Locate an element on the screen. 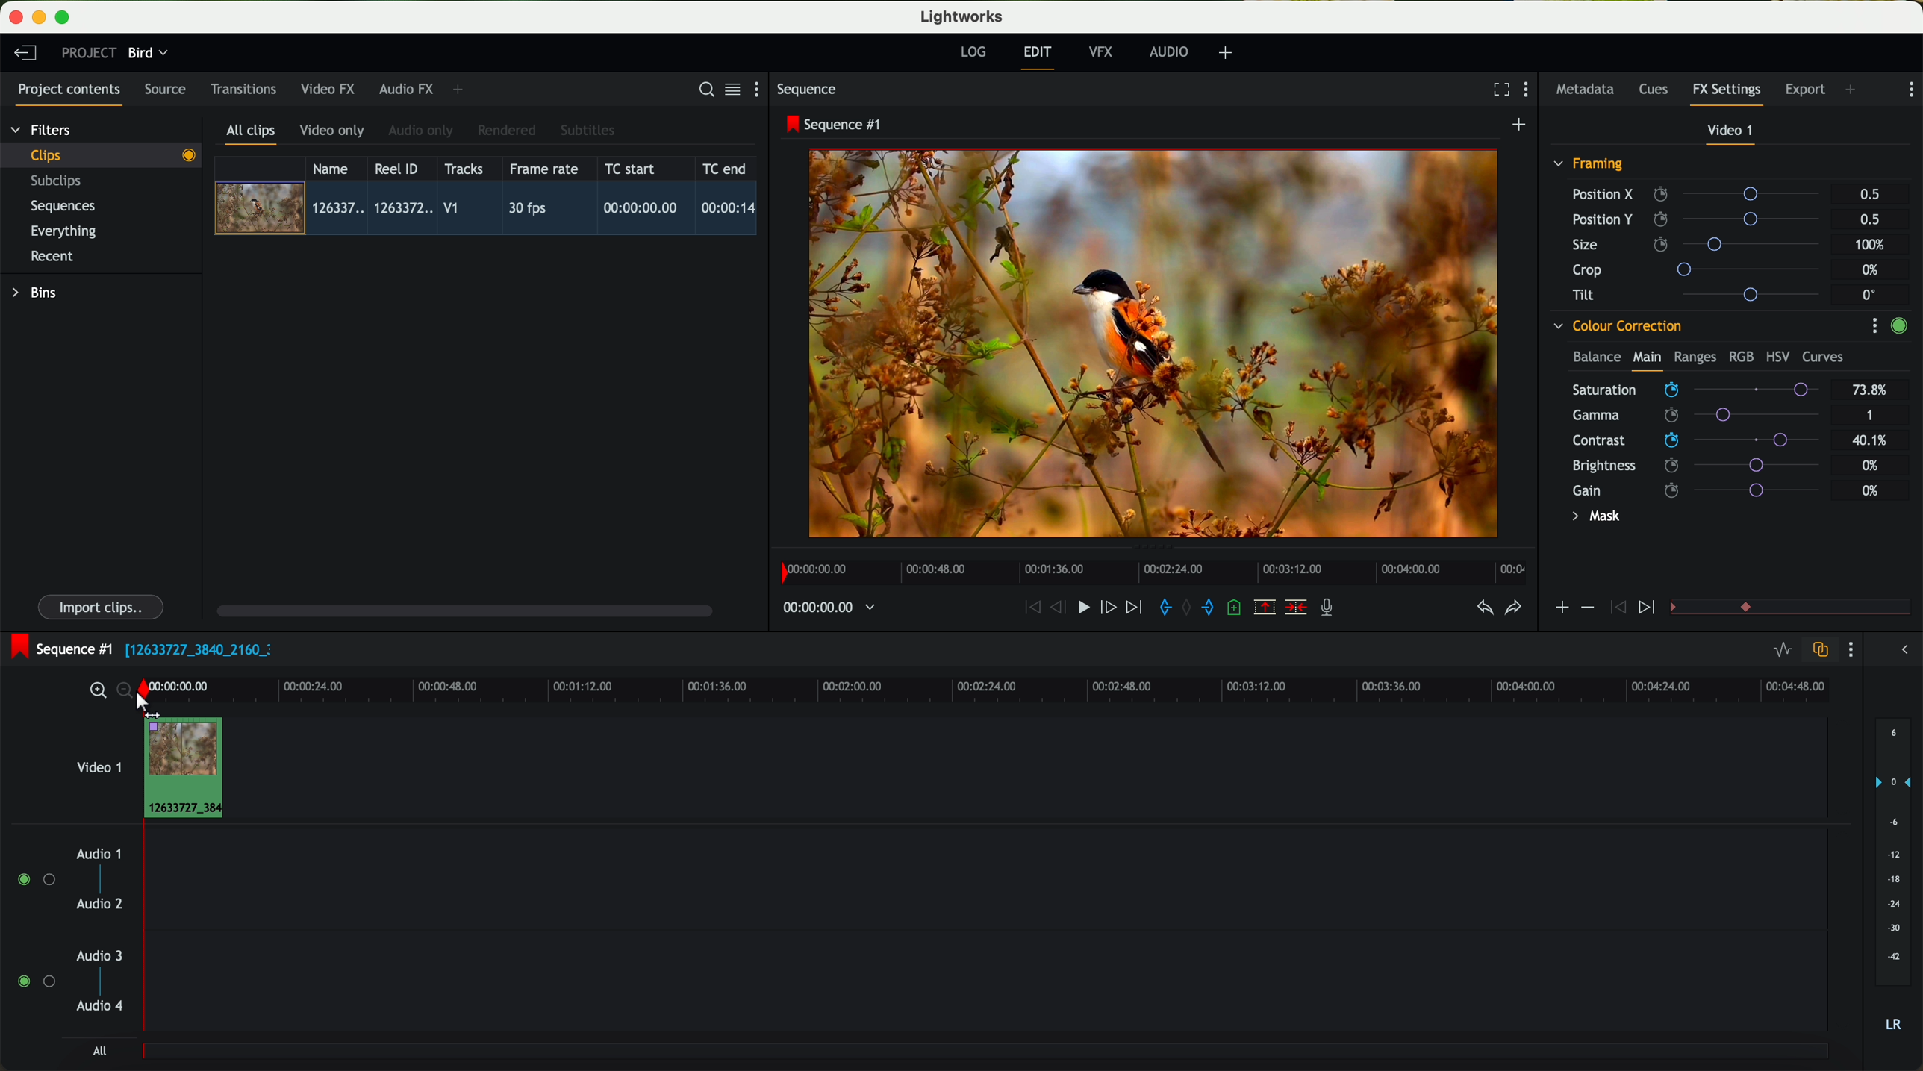 This screenshot has width=1923, height=1071. minimize program is located at coordinates (42, 18).